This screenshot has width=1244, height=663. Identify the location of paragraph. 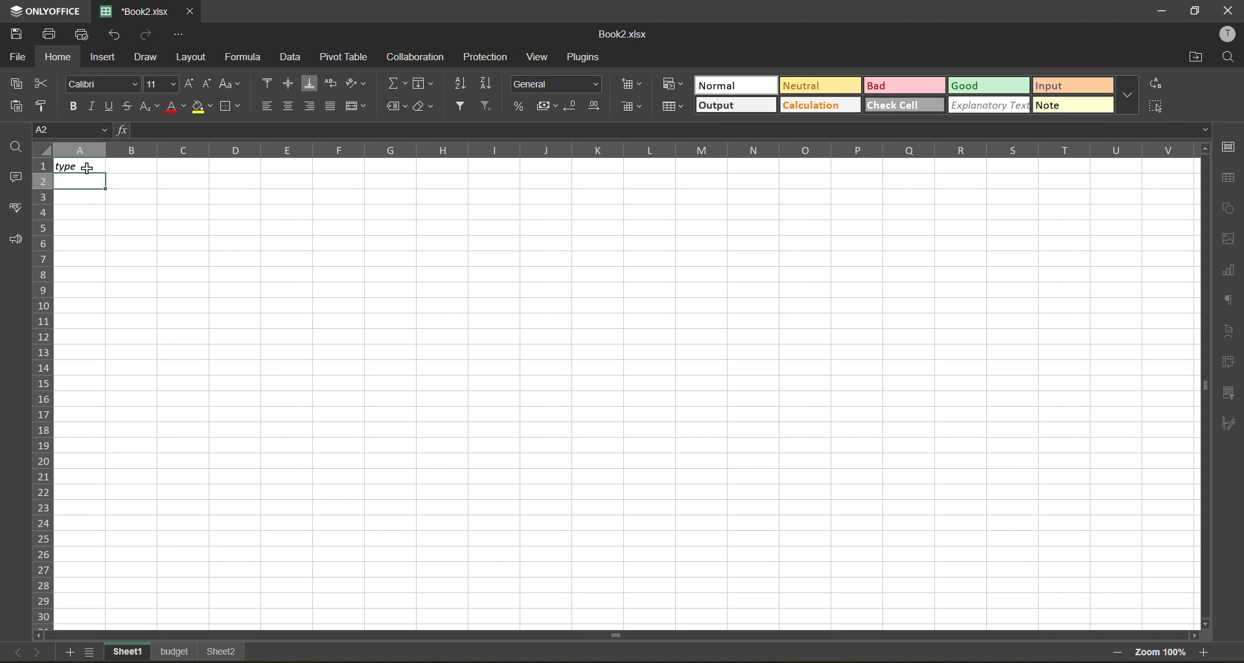
(1228, 300).